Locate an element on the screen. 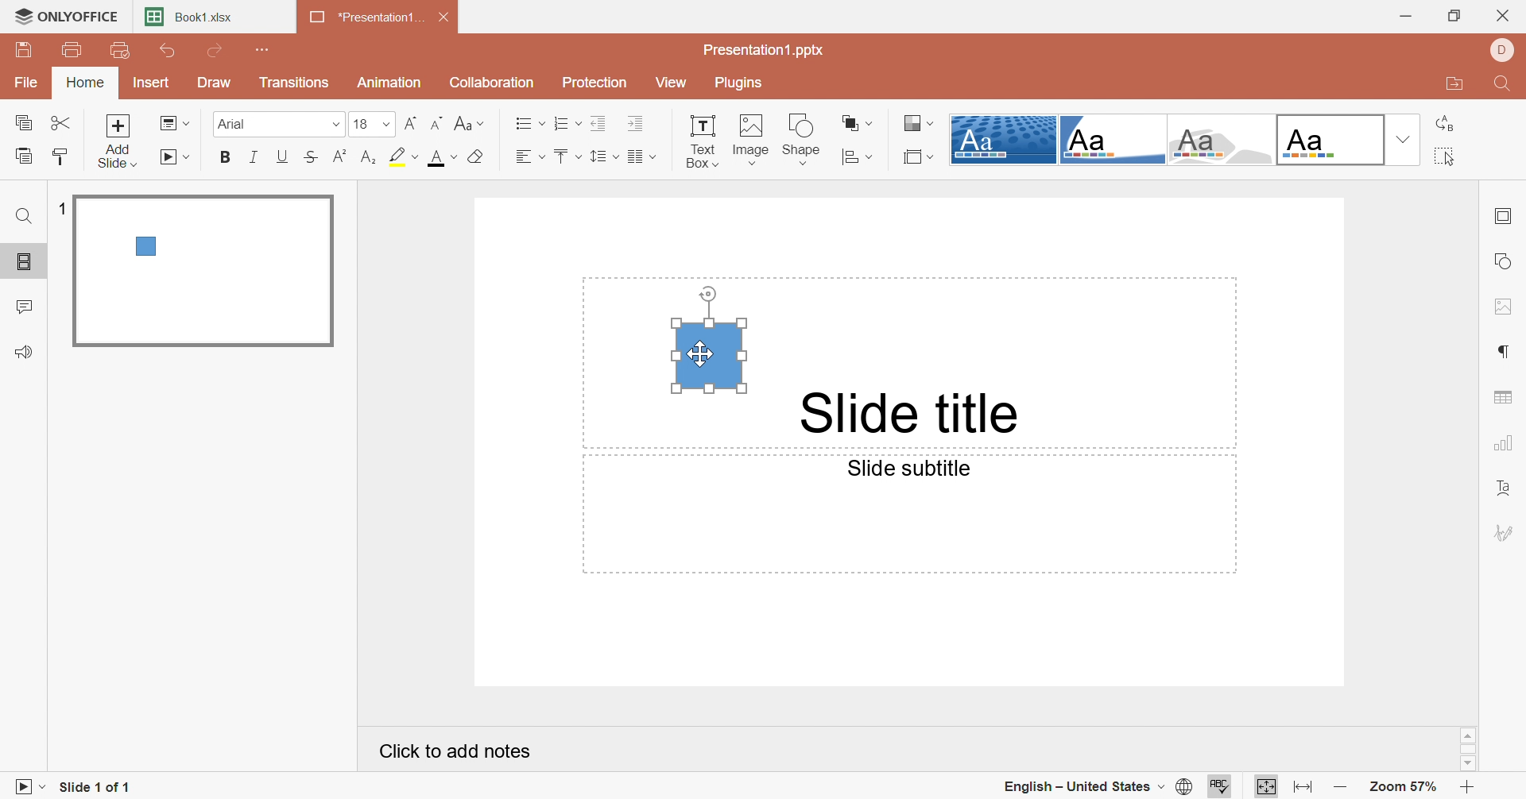  Slide subtitle is located at coordinates (916, 470).